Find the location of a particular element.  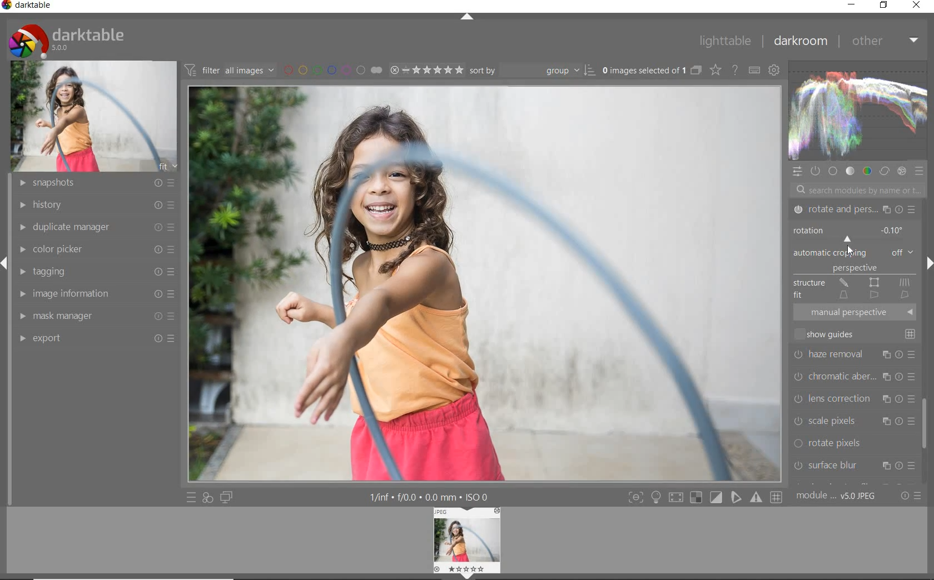

effect is located at coordinates (903, 172).